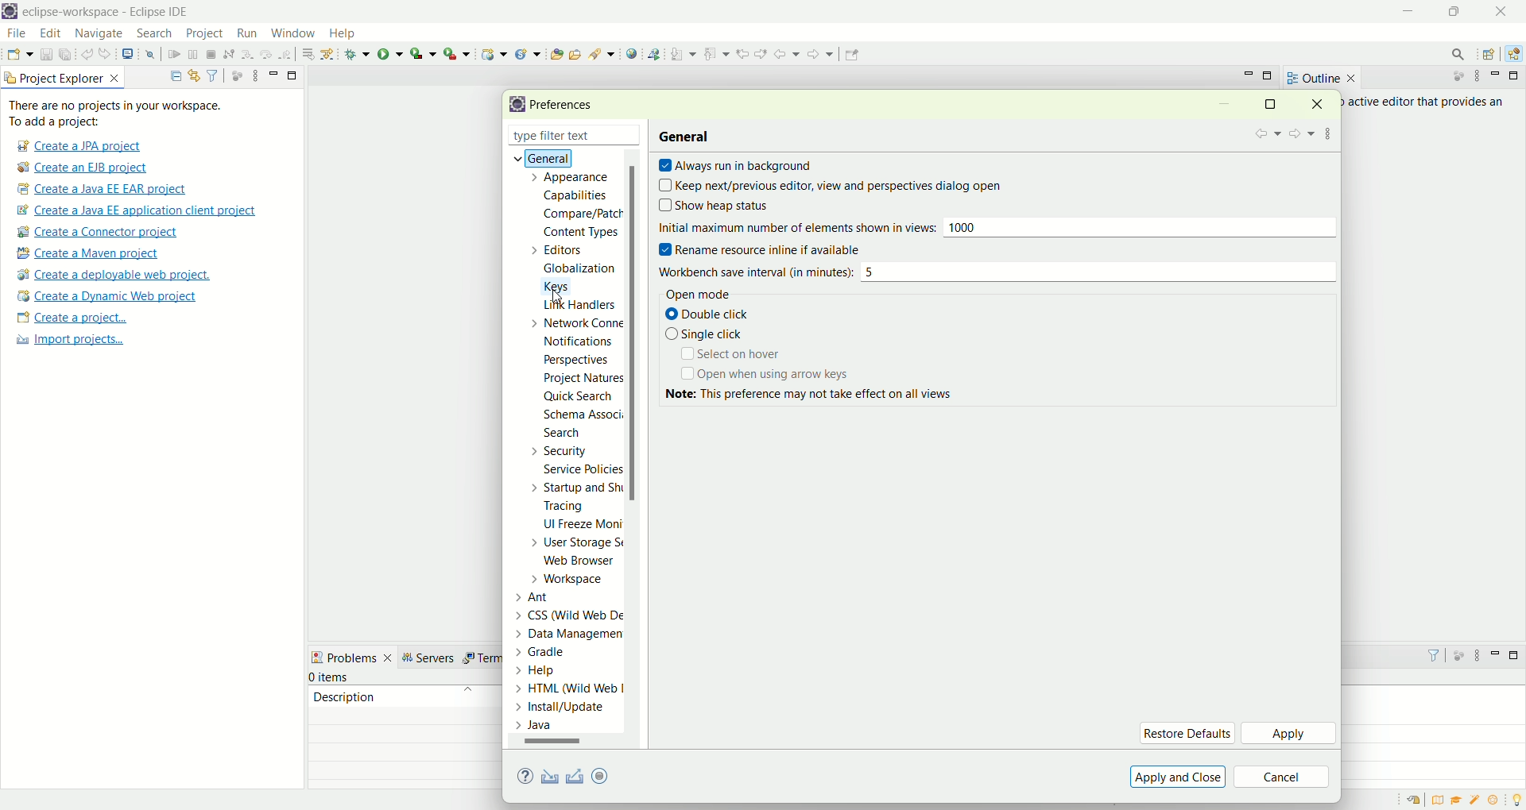 The height and width of the screenshot is (810, 1526). What do you see at coordinates (537, 157) in the screenshot?
I see `general` at bounding box center [537, 157].